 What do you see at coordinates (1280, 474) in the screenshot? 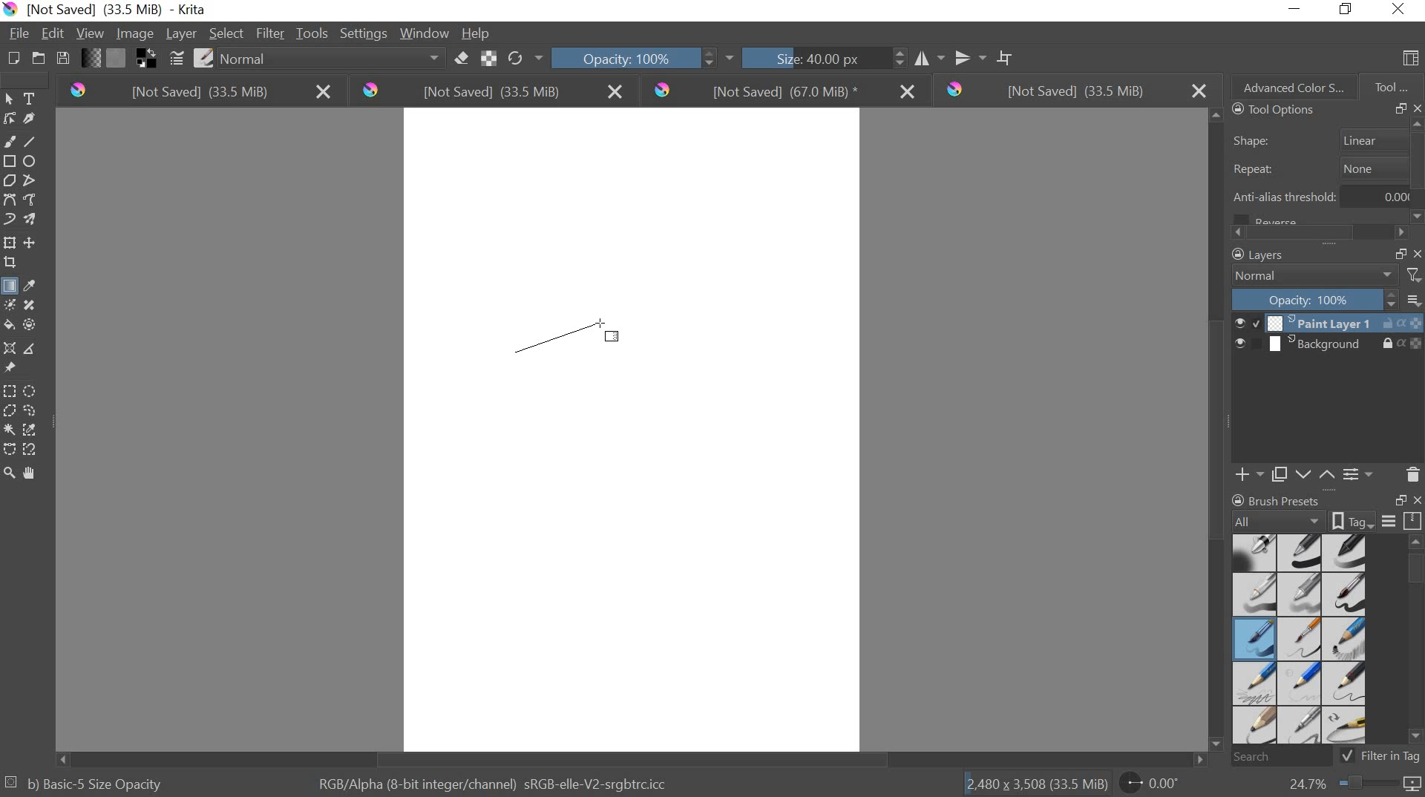
I see `COPY PAINT` at bounding box center [1280, 474].